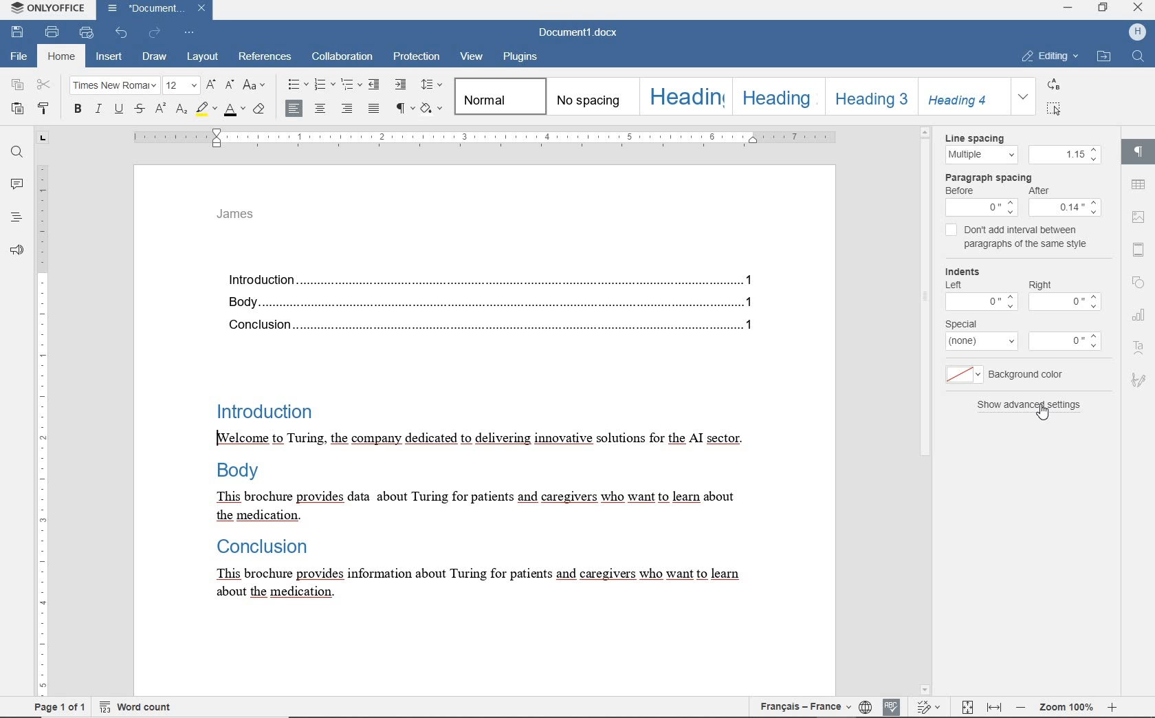 This screenshot has height=718, width=1155. What do you see at coordinates (341, 56) in the screenshot?
I see `collaboration` at bounding box center [341, 56].